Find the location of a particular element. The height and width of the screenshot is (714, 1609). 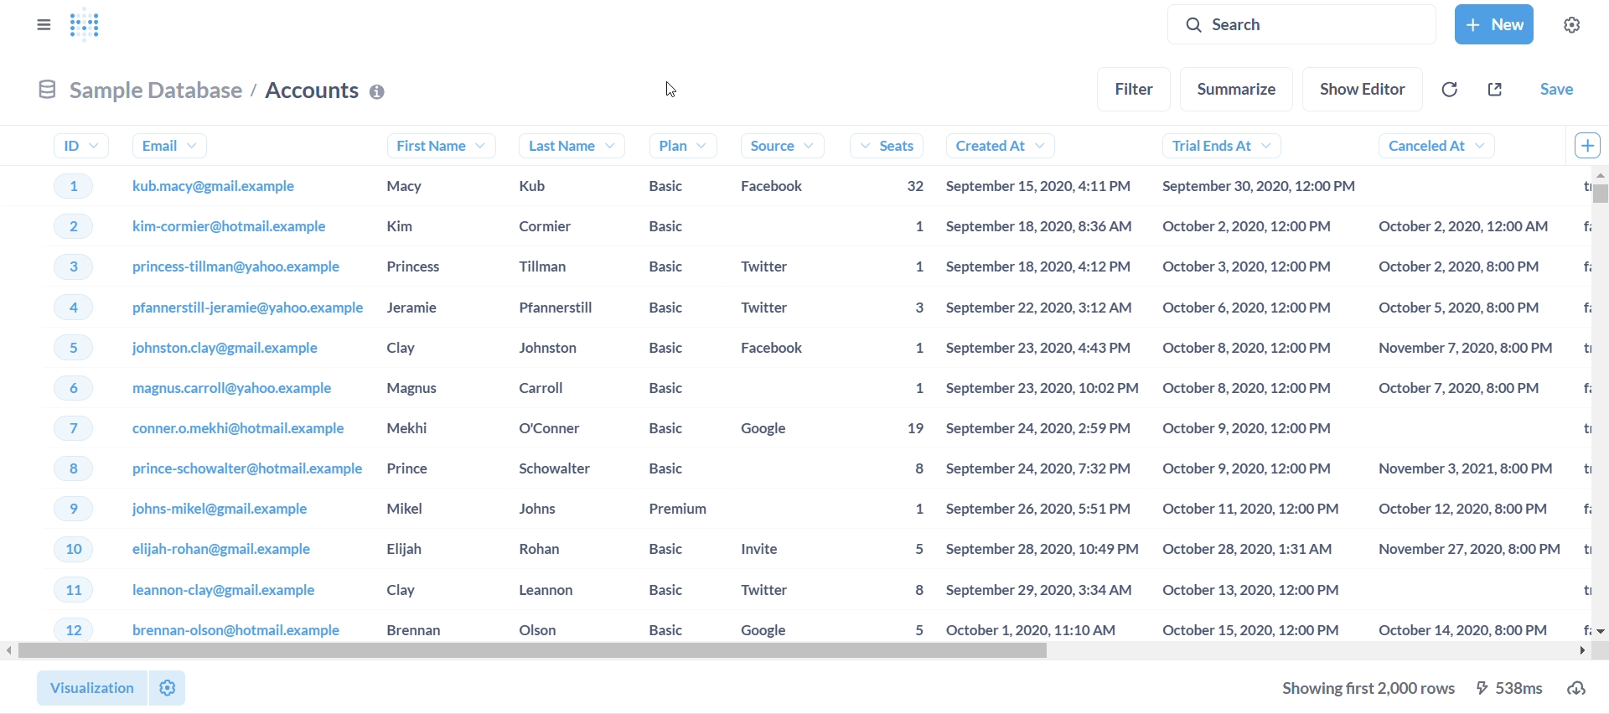

vertical scroll bar is located at coordinates (1599, 405).